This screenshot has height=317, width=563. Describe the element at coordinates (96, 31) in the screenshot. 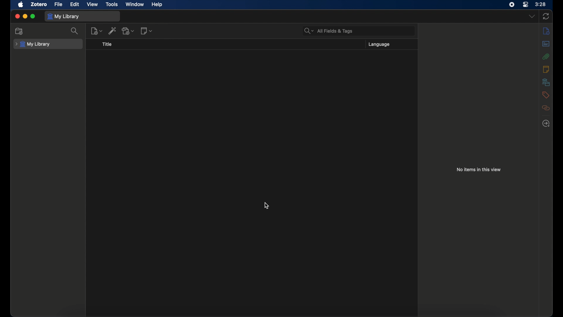

I see `new item` at that location.